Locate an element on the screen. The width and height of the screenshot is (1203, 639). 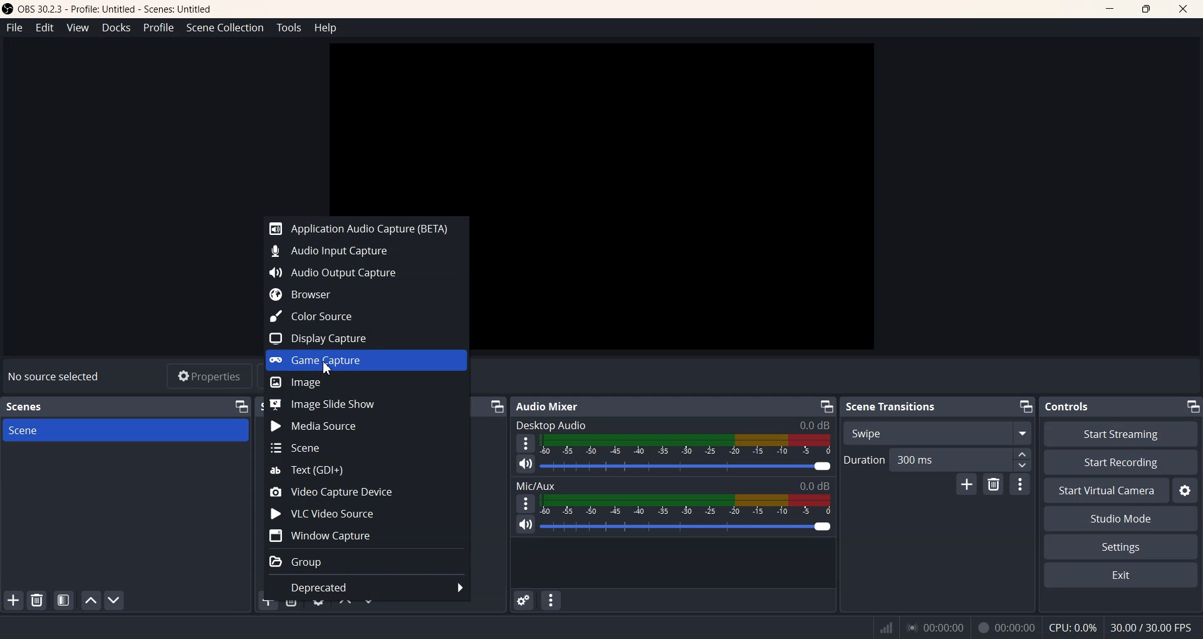
Group is located at coordinates (367, 562).